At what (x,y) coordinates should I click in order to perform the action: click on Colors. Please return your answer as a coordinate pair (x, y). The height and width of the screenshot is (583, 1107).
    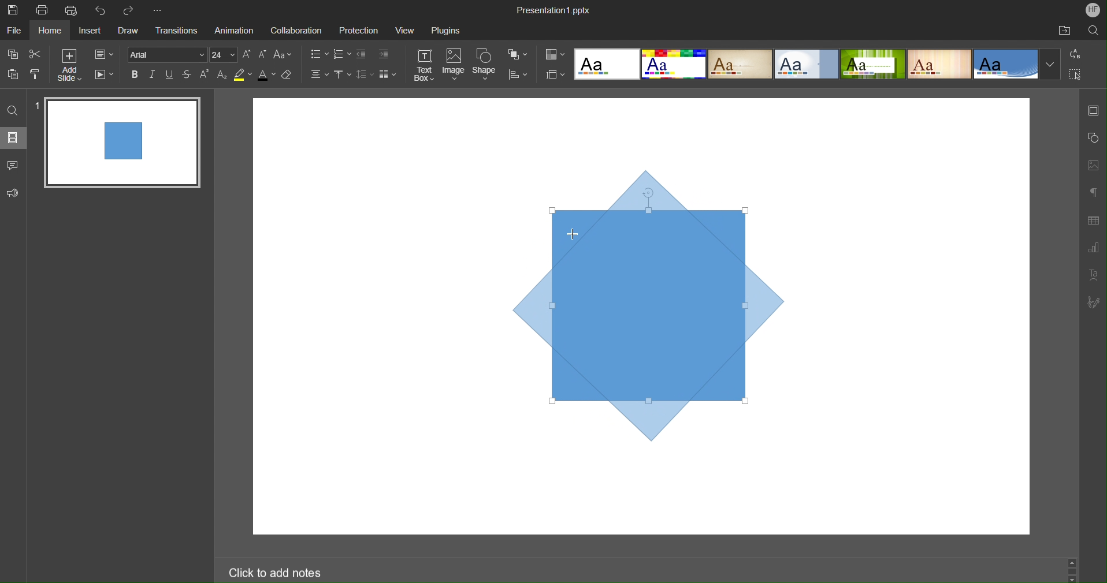
    Looking at the image, I should click on (554, 54).